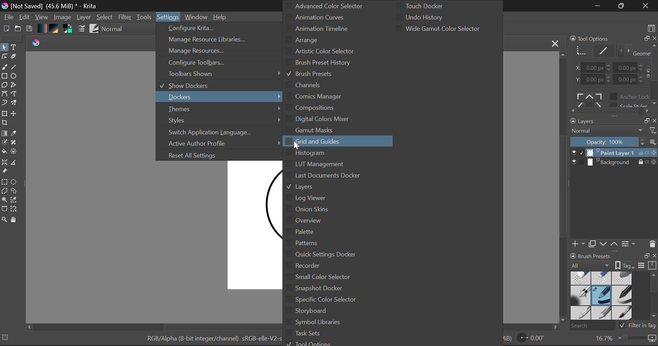 The image size is (658, 346). I want to click on Freehand Selection, so click(15, 191).